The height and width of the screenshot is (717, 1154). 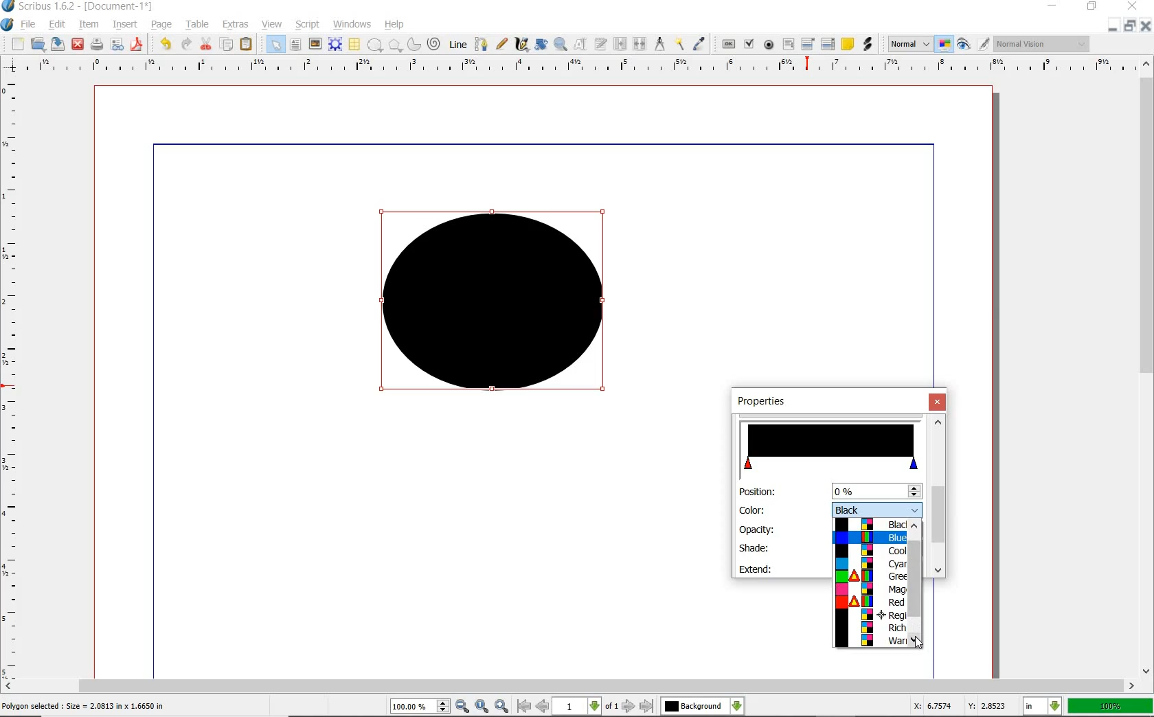 What do you see at coordinates (186, 43) in the screenshot?
I see `REDO` at bounding box center [186, 43].